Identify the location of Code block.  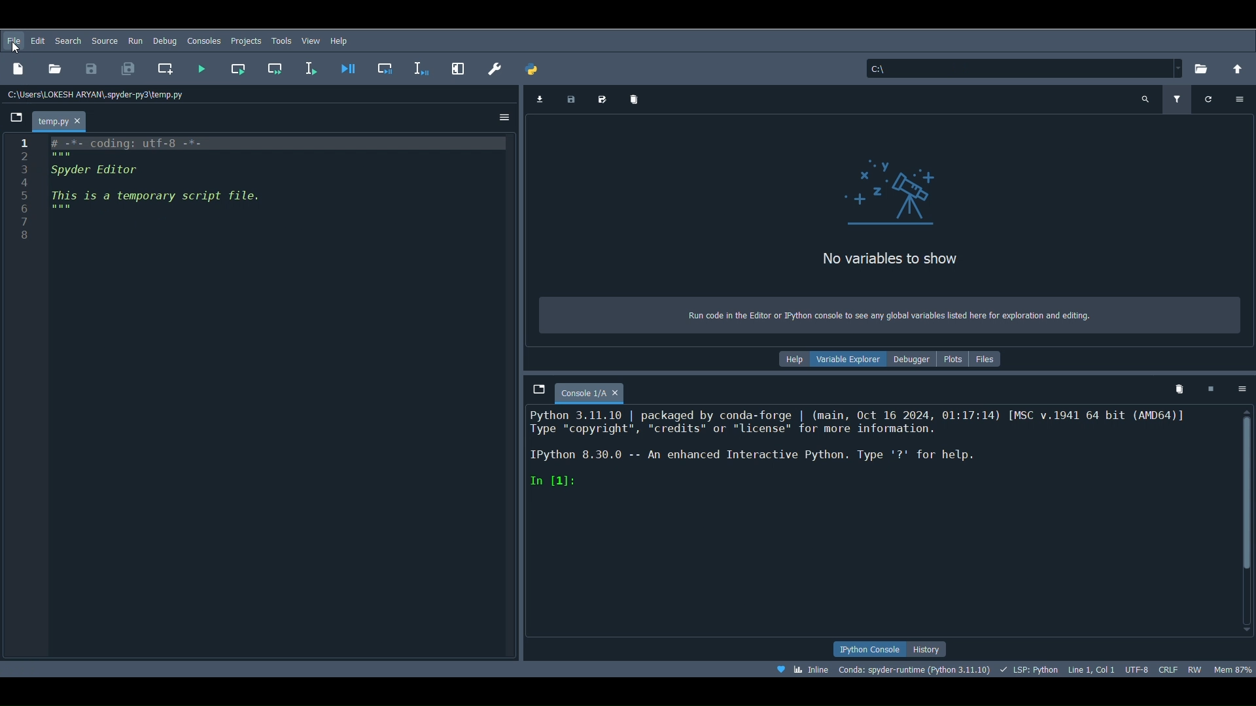
(259, 396).